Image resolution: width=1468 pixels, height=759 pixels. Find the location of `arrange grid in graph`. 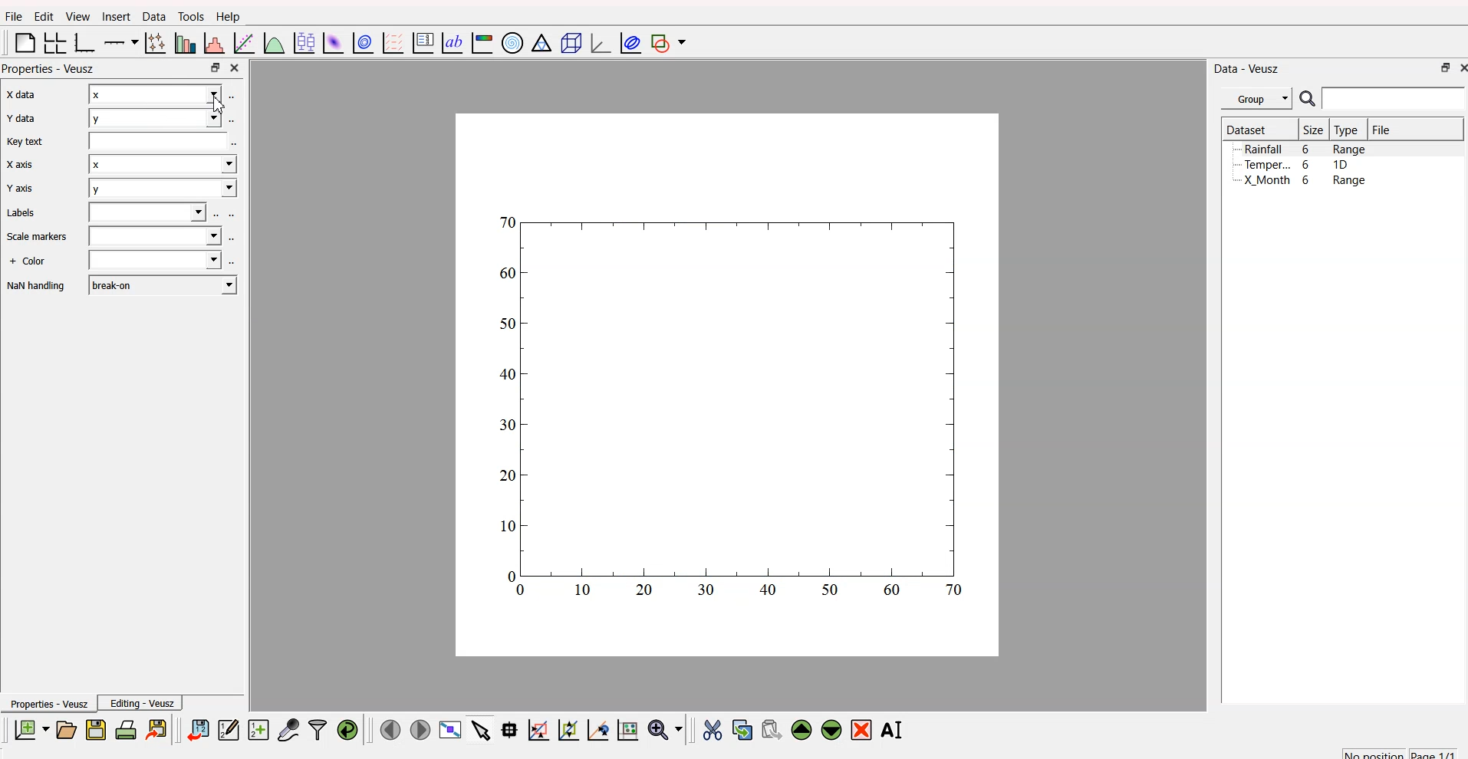

arrange grid in graph is located at coordinates (54, 44).